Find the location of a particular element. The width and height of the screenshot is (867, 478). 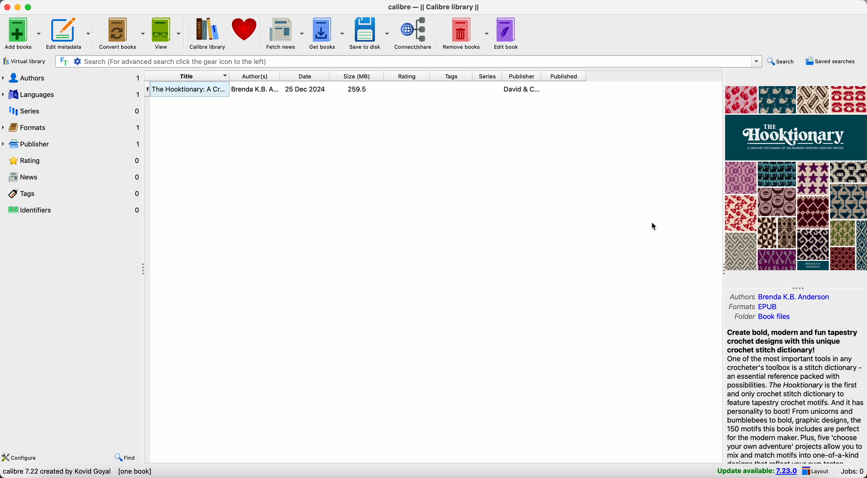

series is located at coordinates (72, 110).